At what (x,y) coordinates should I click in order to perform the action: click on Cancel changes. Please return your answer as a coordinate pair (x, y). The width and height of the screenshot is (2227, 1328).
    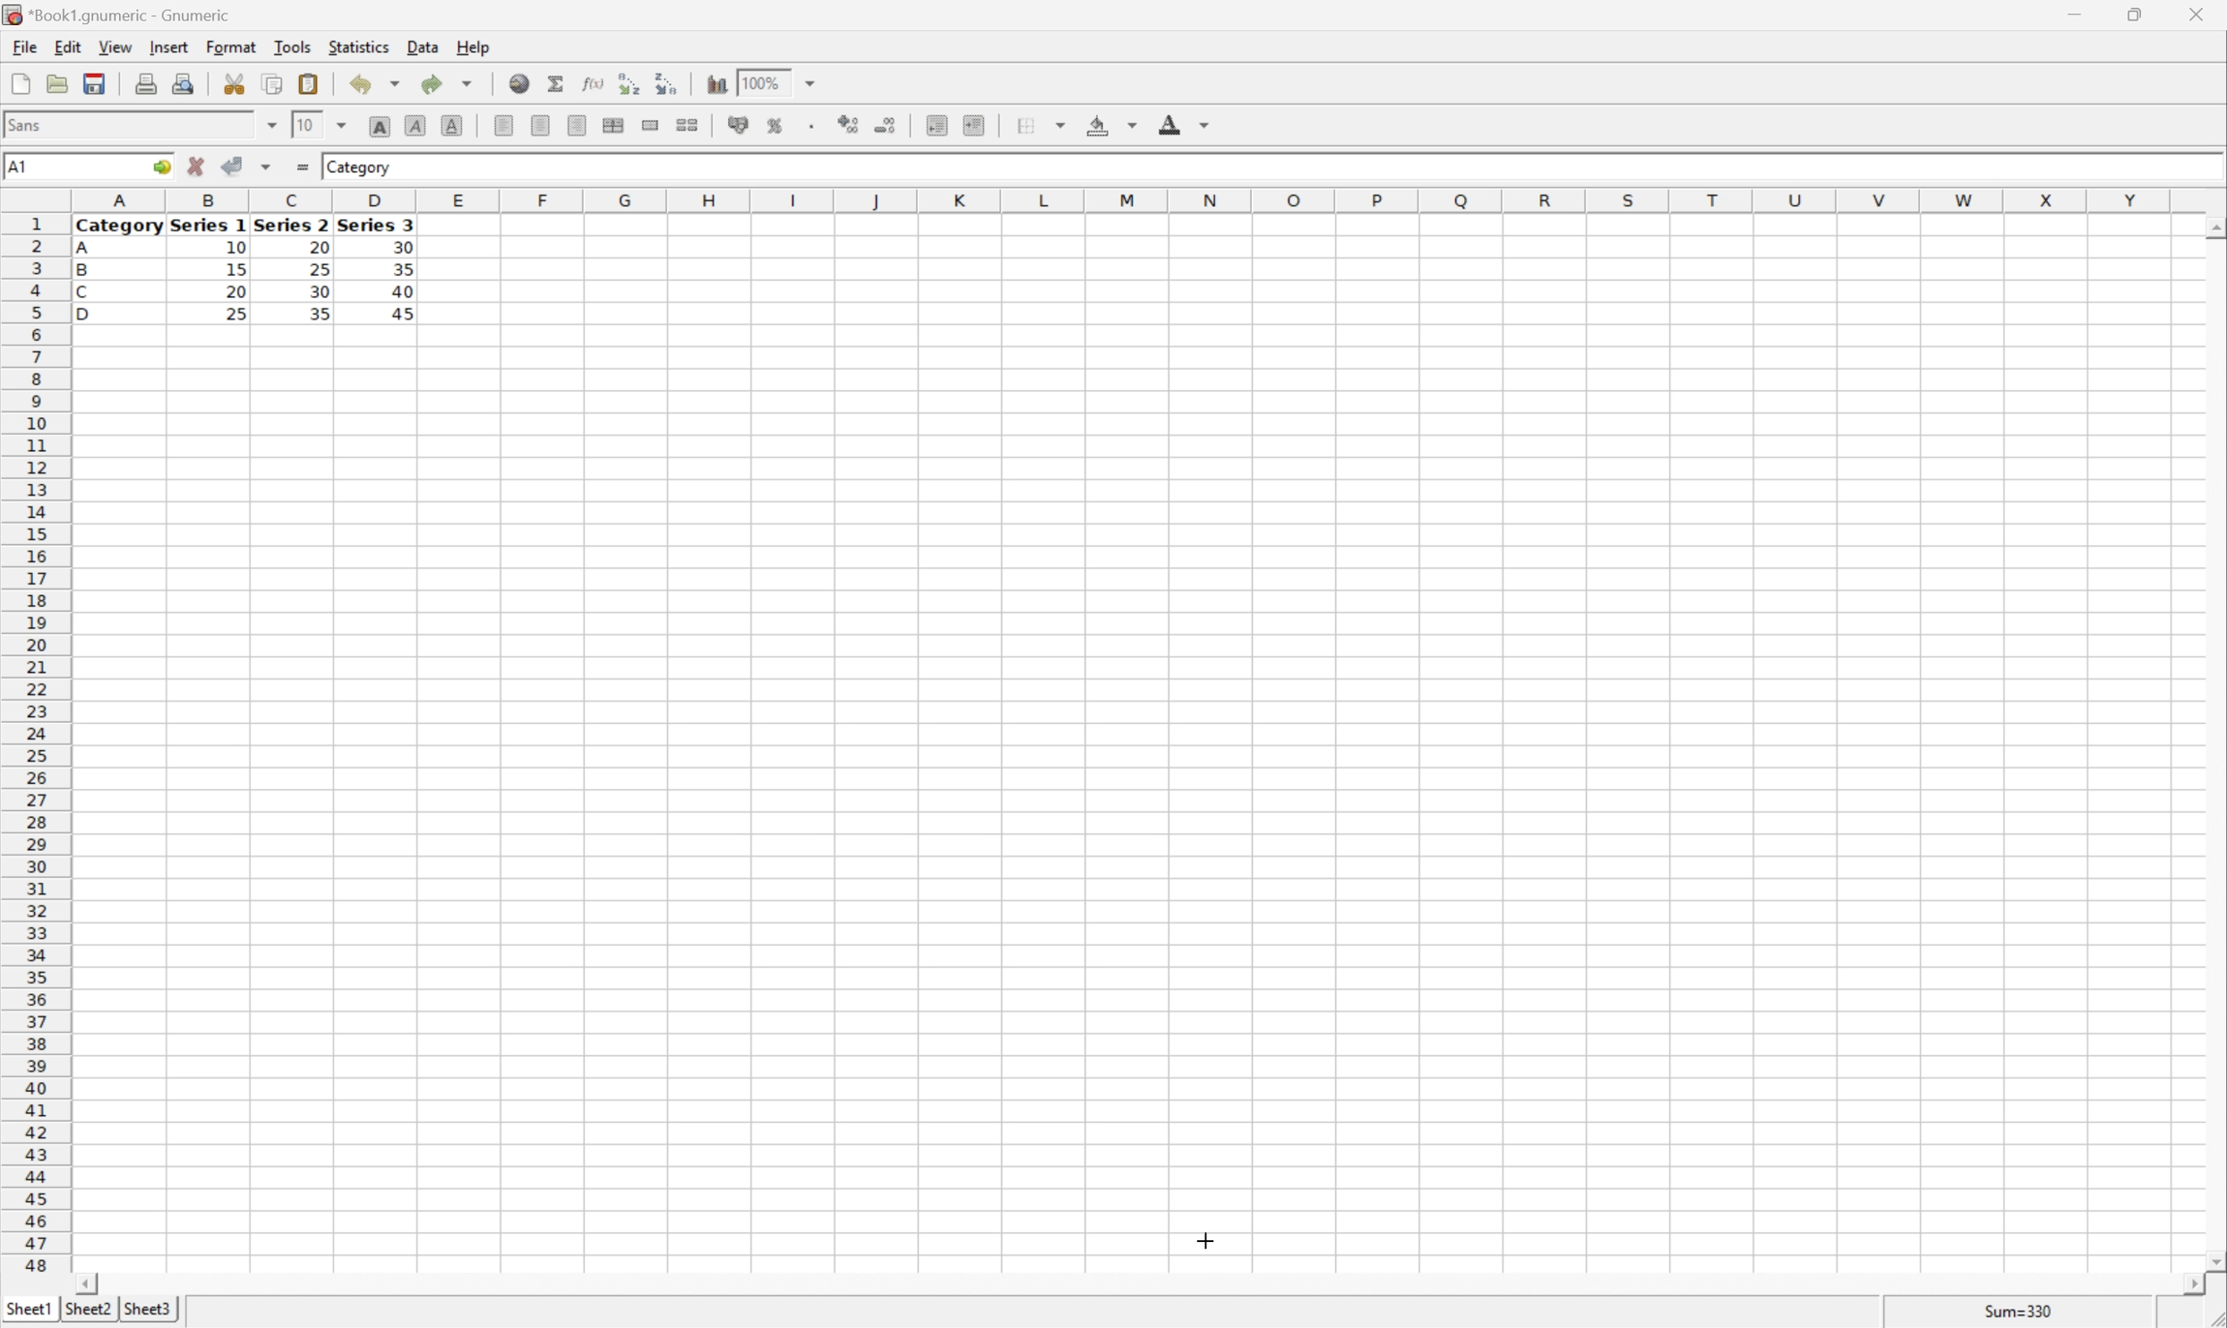
    Looking at the image, I should click on (196, 163).